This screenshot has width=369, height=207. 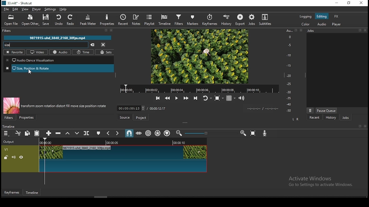 I want to click on search filters, so click(x=46, y=45).